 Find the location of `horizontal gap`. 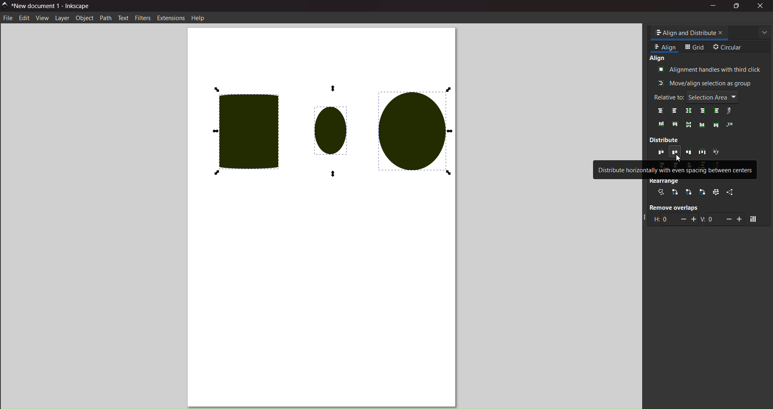

horizontal gap is located at coordinates (671, 220).